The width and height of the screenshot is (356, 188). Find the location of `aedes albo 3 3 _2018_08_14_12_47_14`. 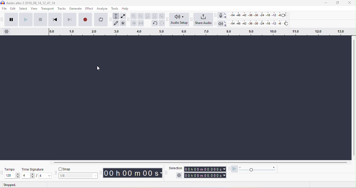

aedes albo 3 3 _2018_08_14_12_47_14 is located at coordinates (28, 3).